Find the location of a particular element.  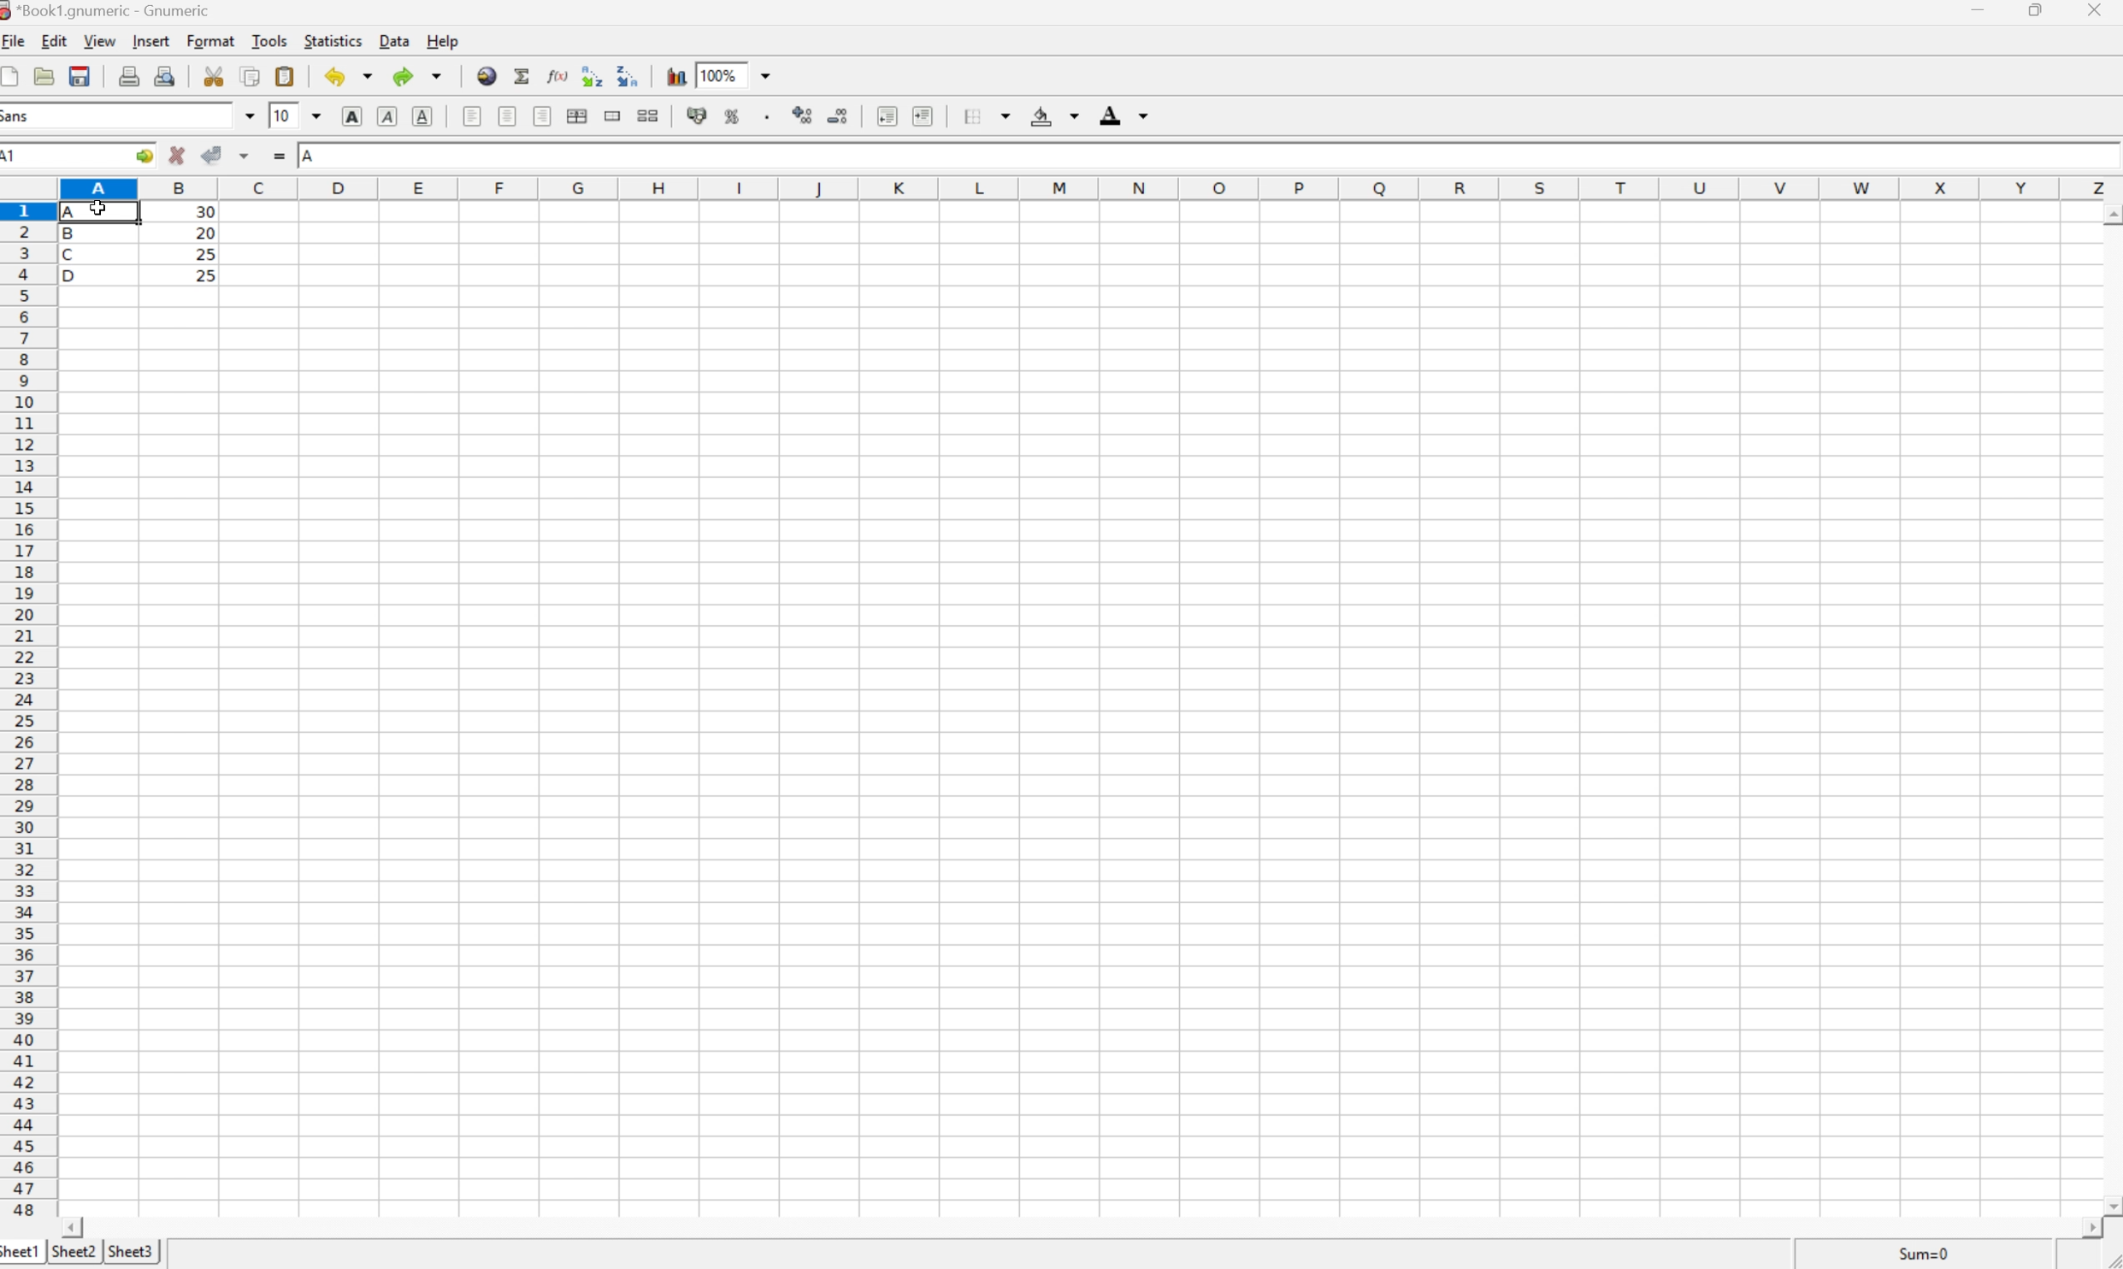

Format is located at coordinates (212, 42).